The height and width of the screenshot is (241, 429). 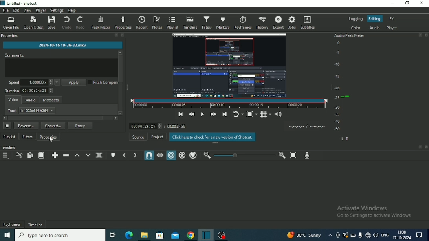 What do you see at coordinates (101, 22) in the screenshot?
I see `Peak Meter` at bounding box center [101, 22].